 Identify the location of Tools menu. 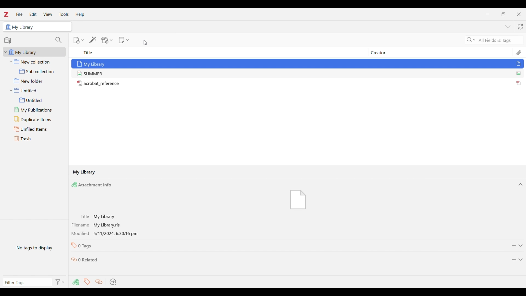
(64, 14).